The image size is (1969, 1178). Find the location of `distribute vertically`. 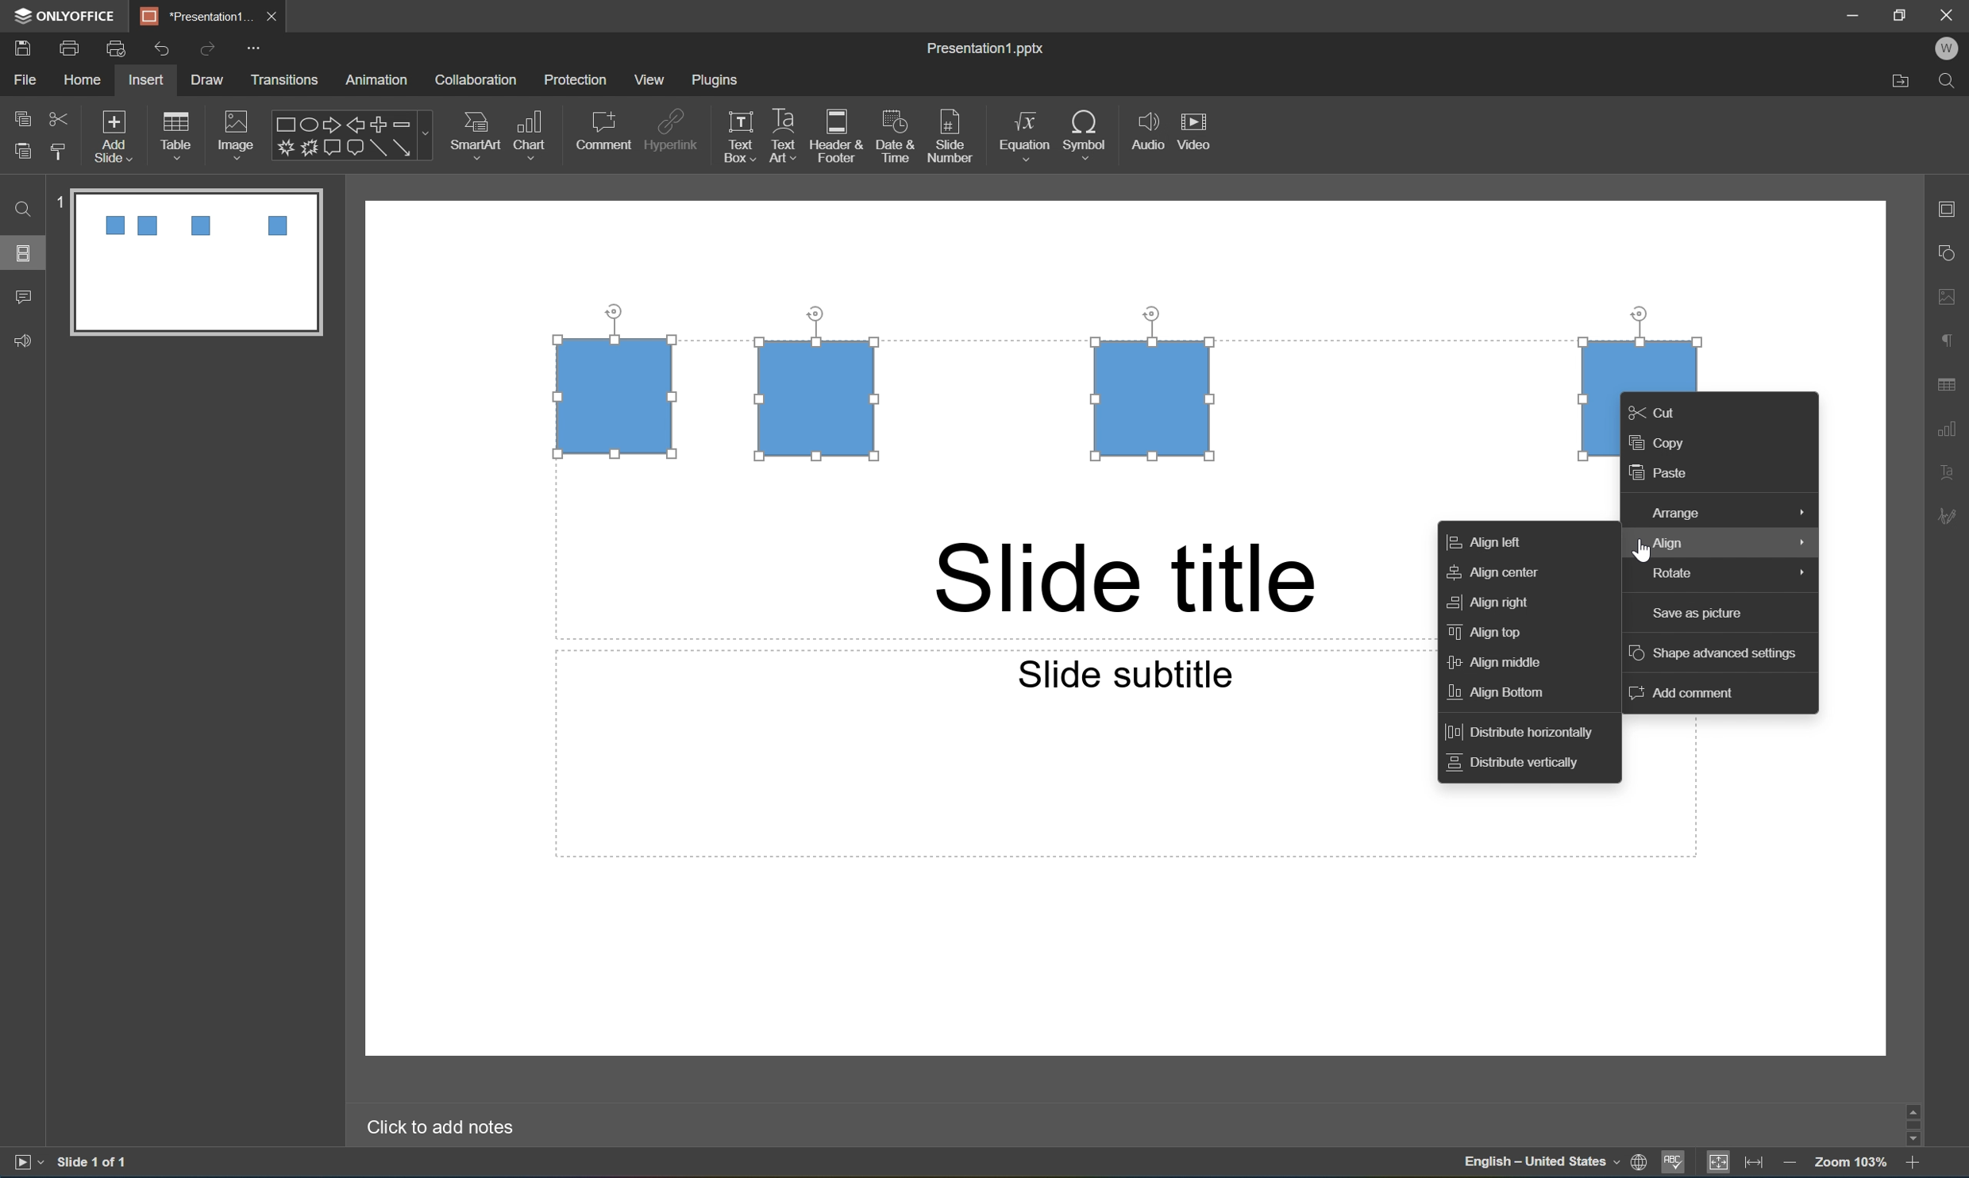

distribute vertically is located at coordinates (1519, 766).